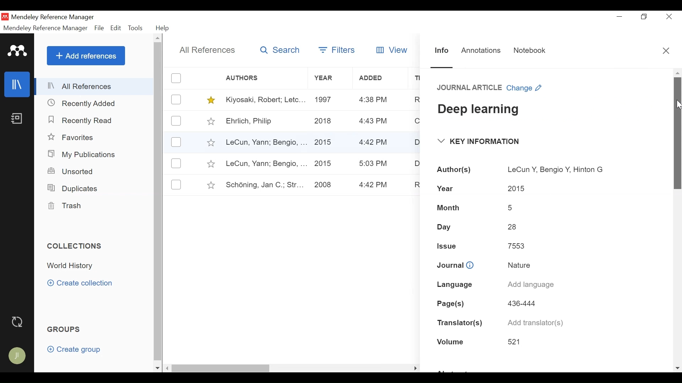  What do you see at coordinates (455, 170) in the screenshot?
I see `Author(s)` at bounding box center [455, 170].